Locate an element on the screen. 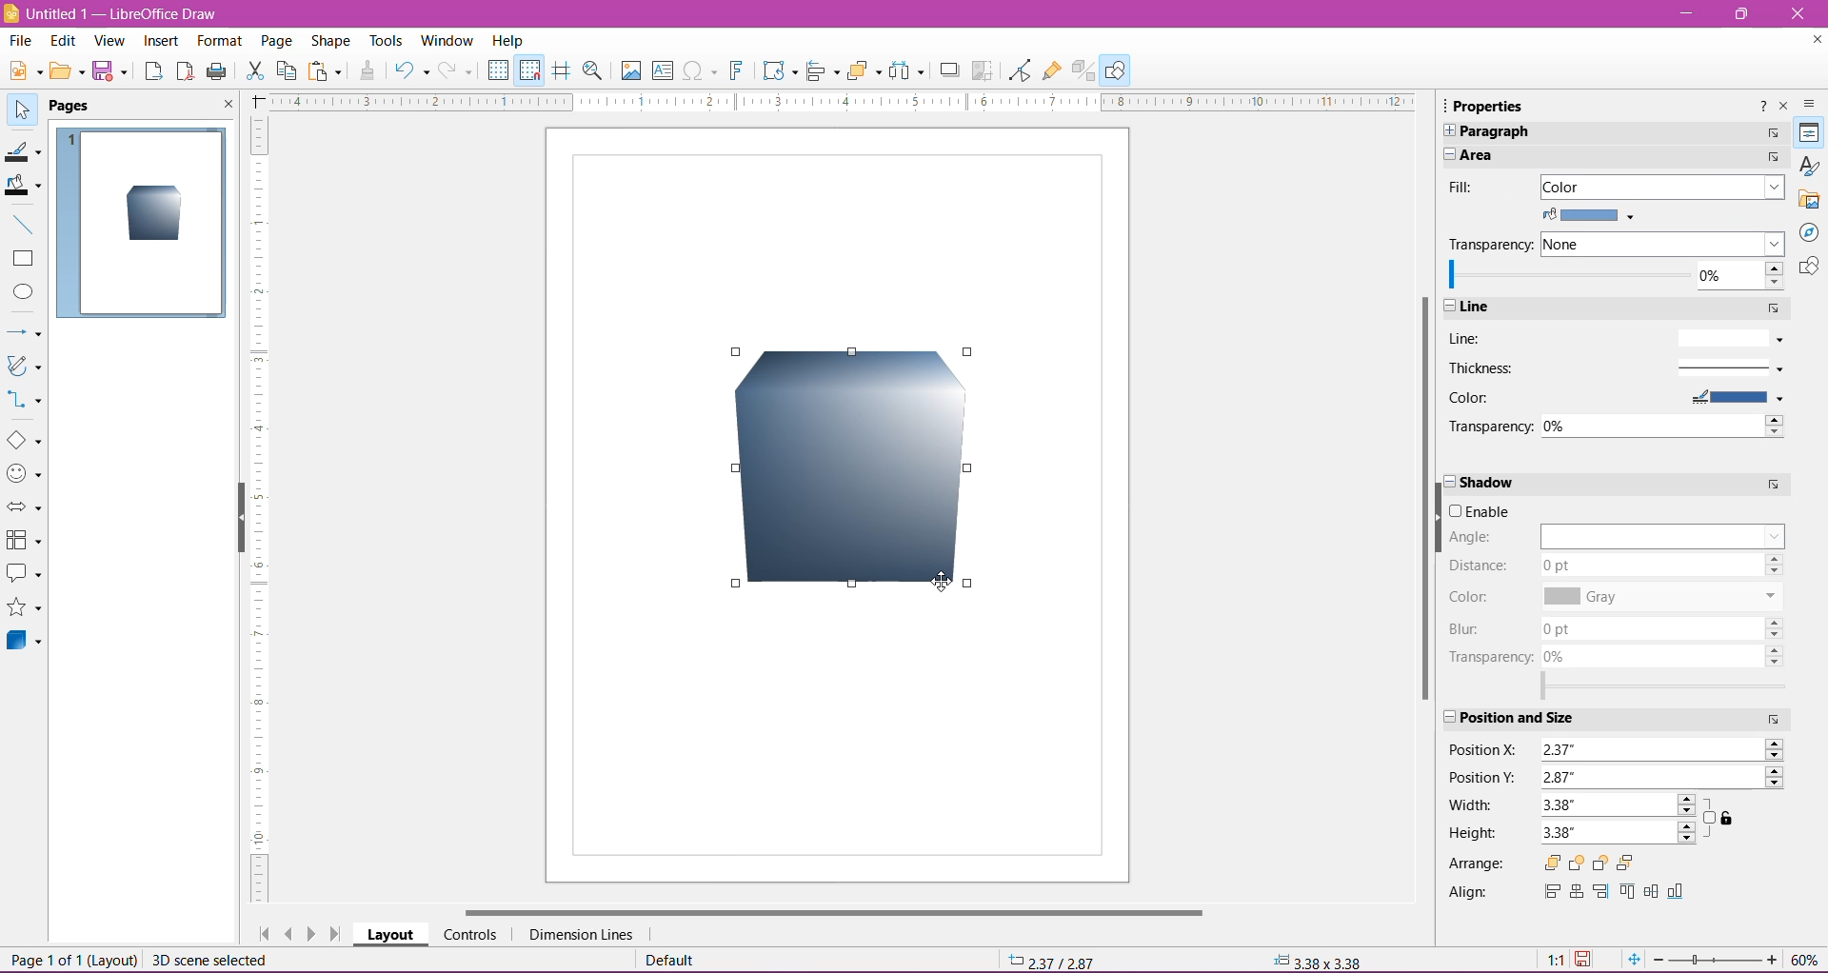 This screenshot has width=1828, height=973. Insert Line is located at coordinates (22, 224).